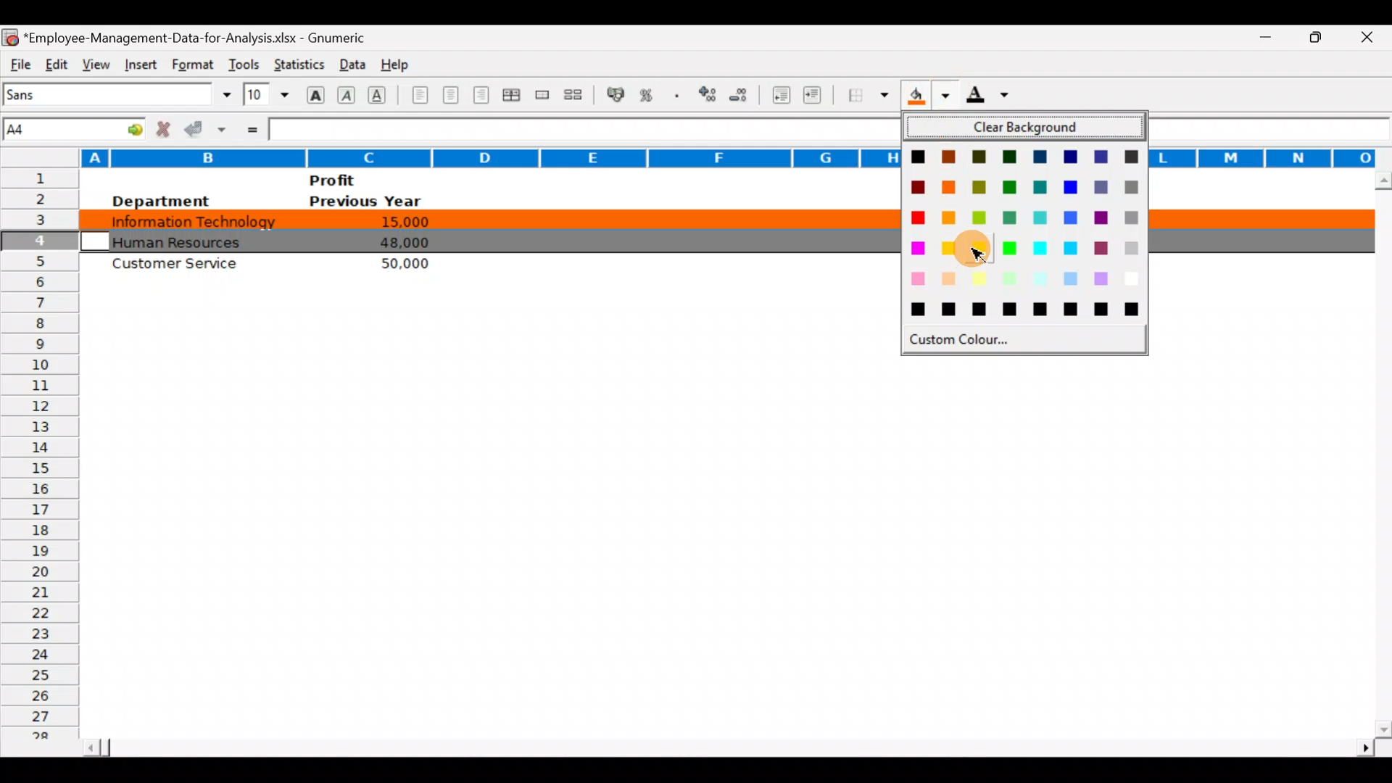 The width and height of the screenshot is (1392, 783). I want to click on Split merged range of cells, so click(573, 95).